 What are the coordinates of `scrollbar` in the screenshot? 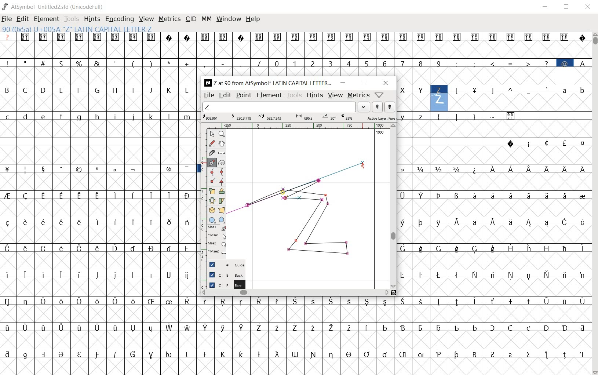 It's located at (296, 293).